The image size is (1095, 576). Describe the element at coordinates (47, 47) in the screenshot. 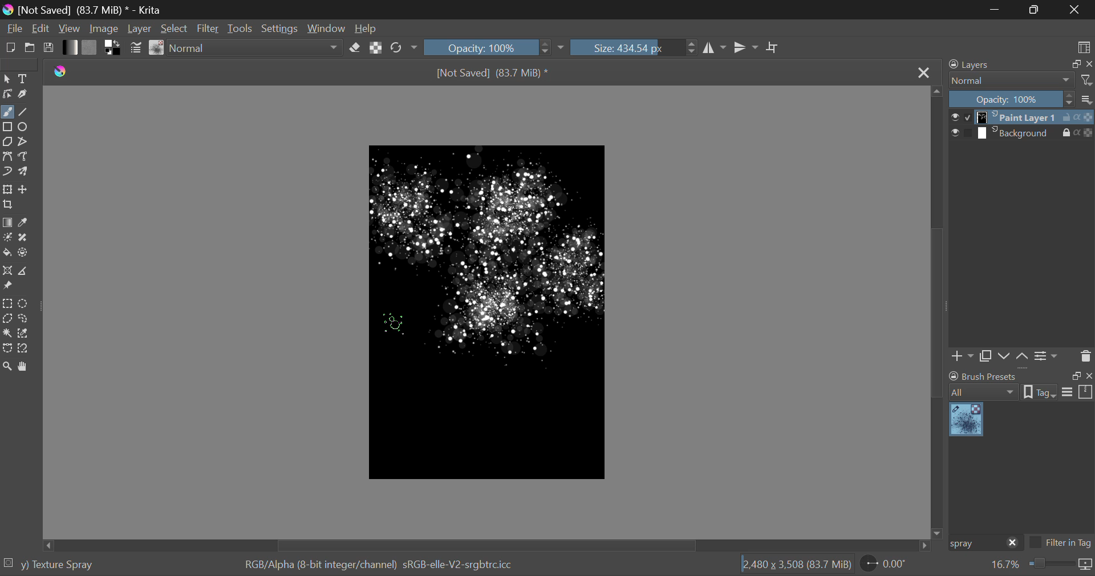

I see `Save` at that location.